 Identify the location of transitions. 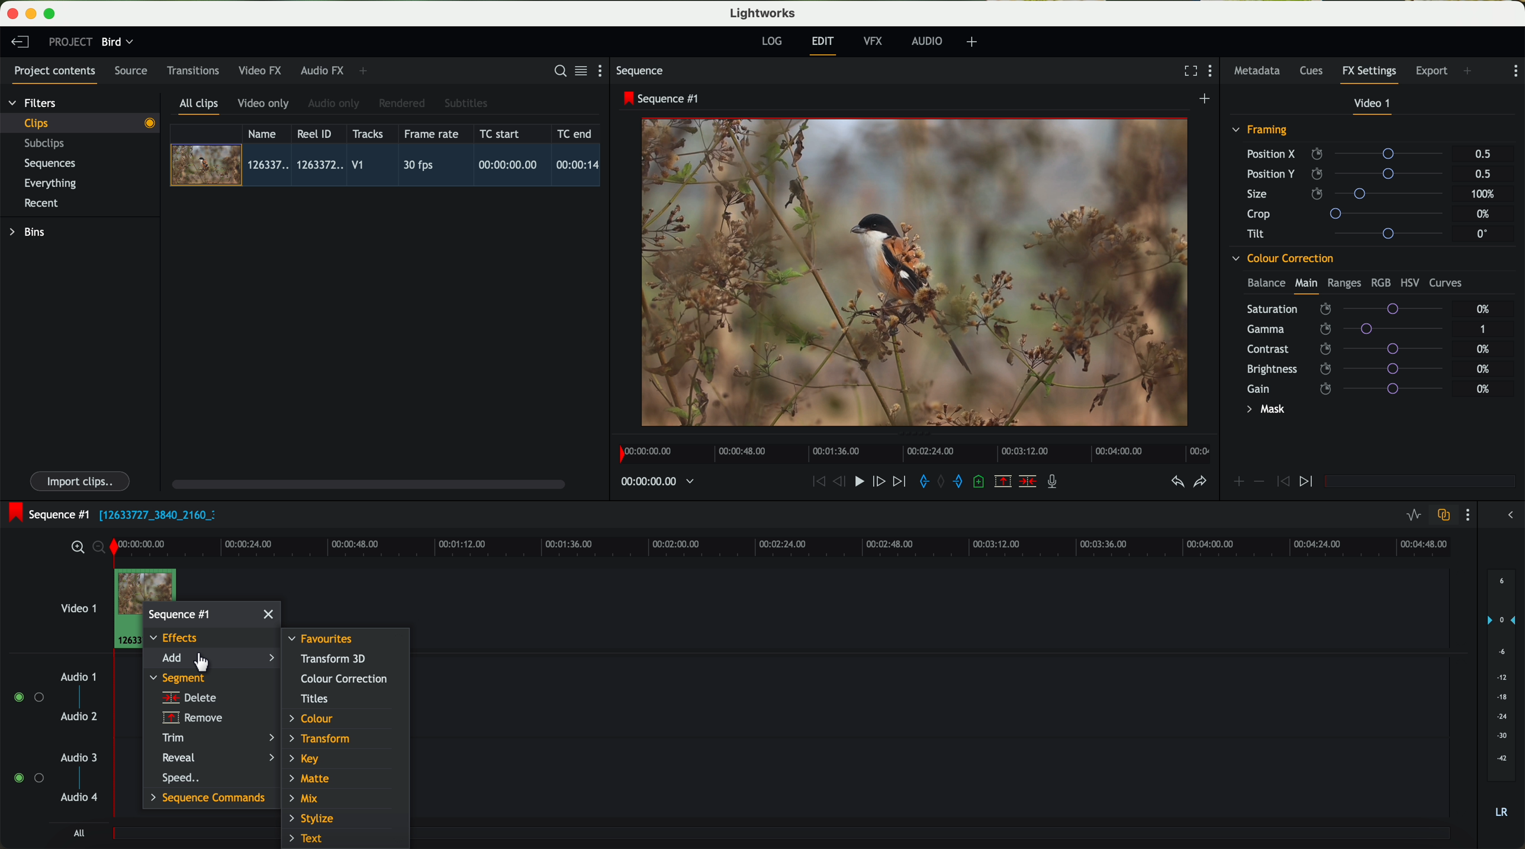
(192, 70).